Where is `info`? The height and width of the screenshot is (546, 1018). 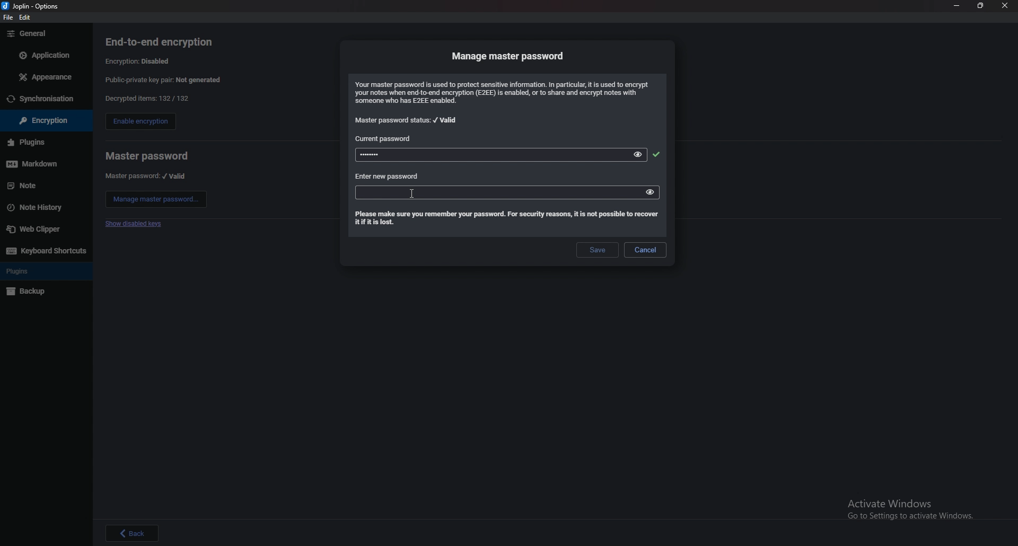 info is located at coordinates (505, 219).